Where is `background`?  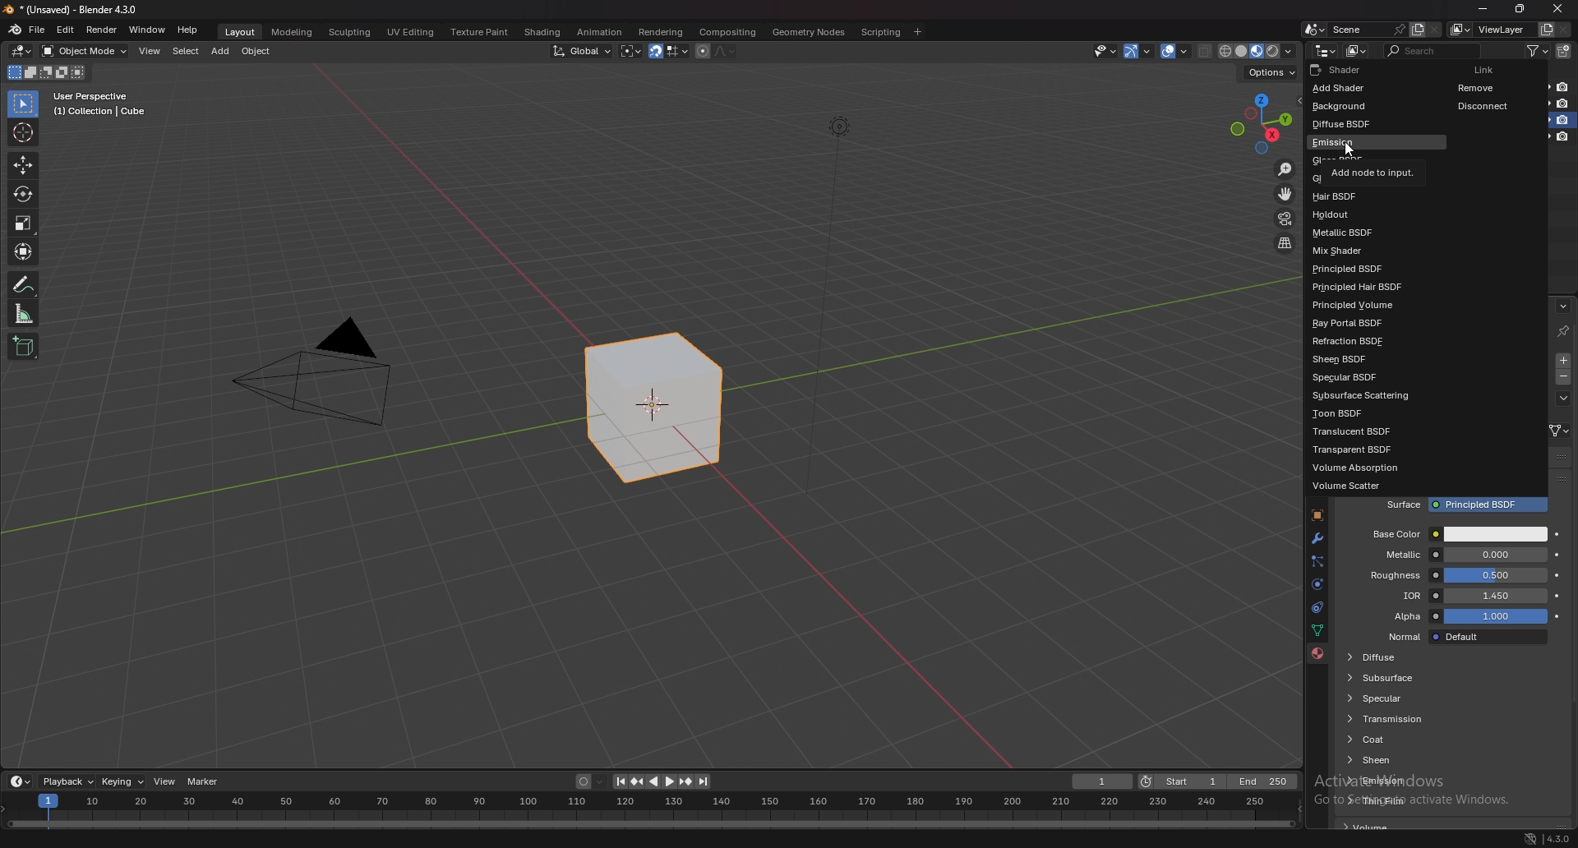
background is located at coordinates (1346, 106).